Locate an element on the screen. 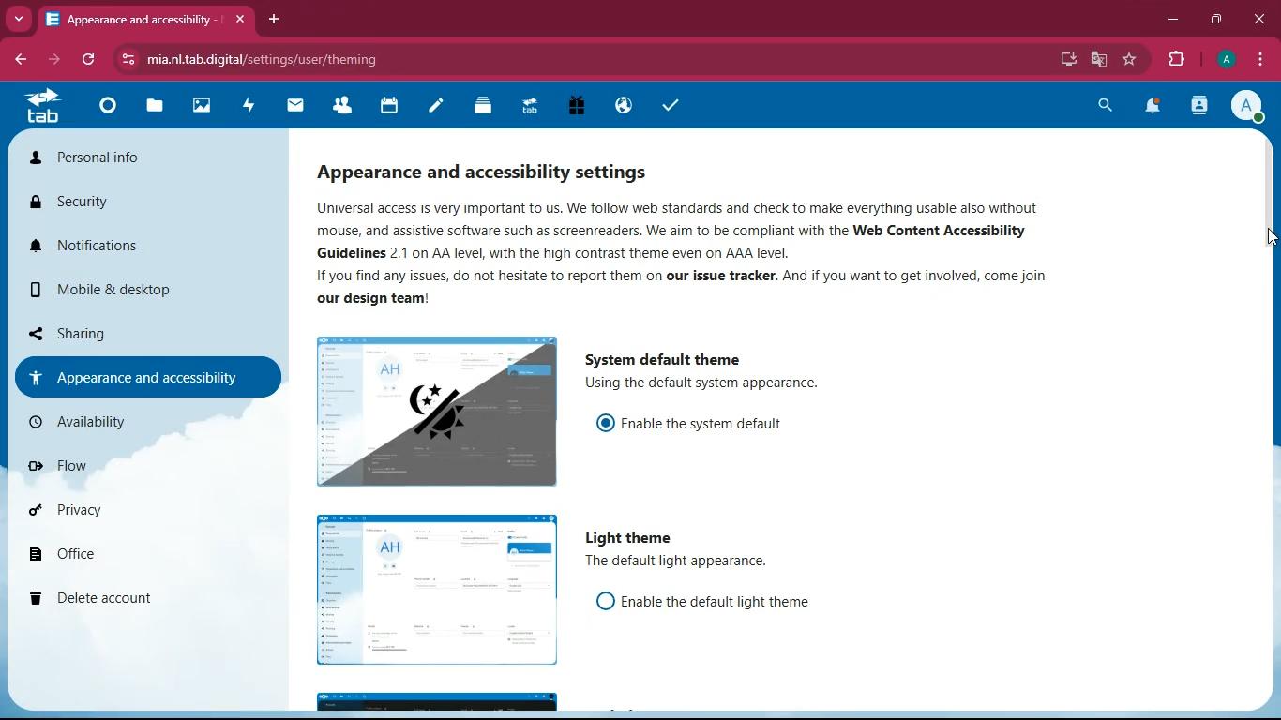  activity is located at coordinates (1198, 109).